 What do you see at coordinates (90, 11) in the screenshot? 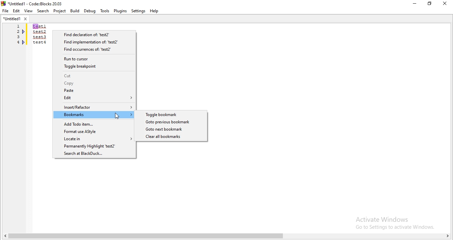
I see `Debug ` at bounding box center [90, 11].